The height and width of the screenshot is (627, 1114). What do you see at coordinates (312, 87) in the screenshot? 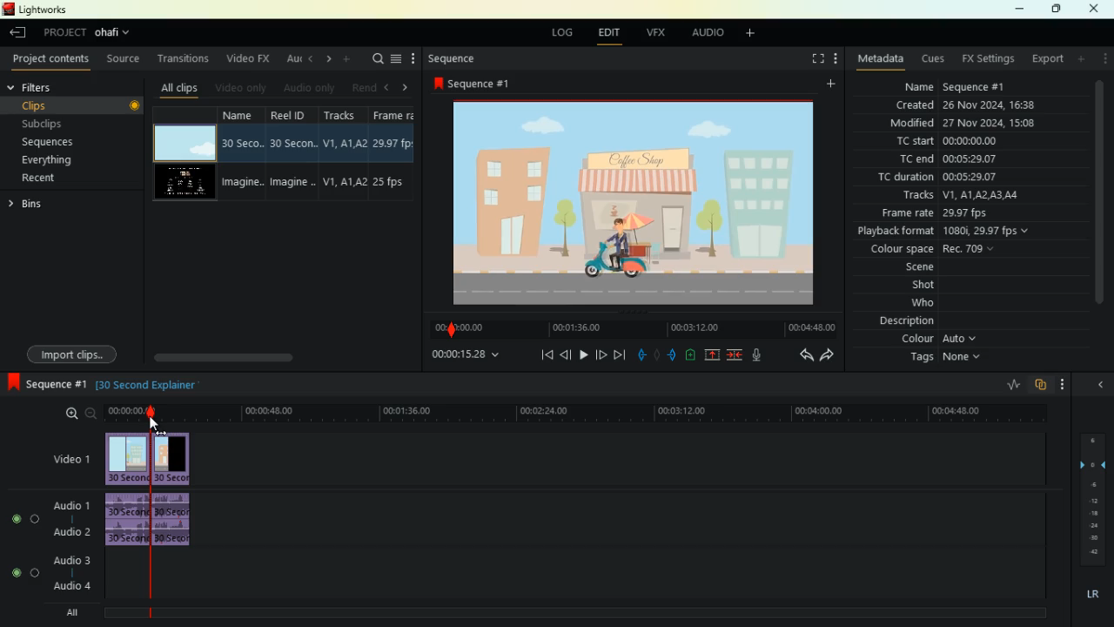
I see `audio only` at bounding box center [312, 87].